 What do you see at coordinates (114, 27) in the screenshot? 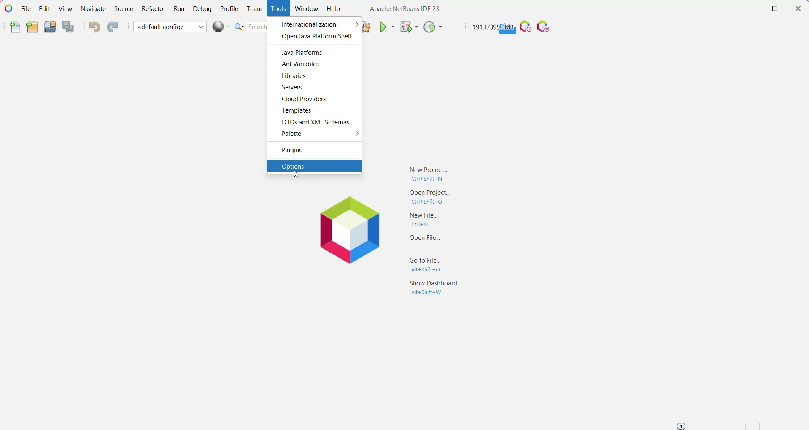
I see `Redo` at bounding box center [114, 27].